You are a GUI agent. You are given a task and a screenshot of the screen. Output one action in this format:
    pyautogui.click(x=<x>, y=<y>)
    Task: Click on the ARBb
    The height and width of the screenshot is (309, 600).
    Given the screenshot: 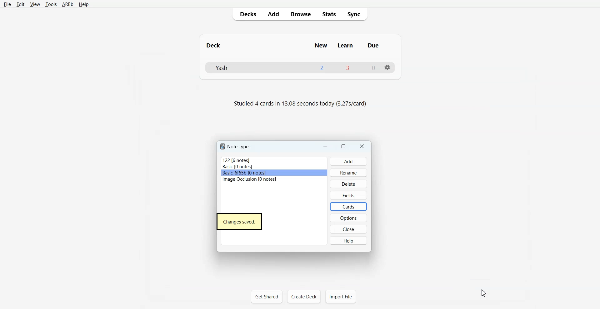 What is the action you would take?
    pyautogui.click(x=68, y=4)
    